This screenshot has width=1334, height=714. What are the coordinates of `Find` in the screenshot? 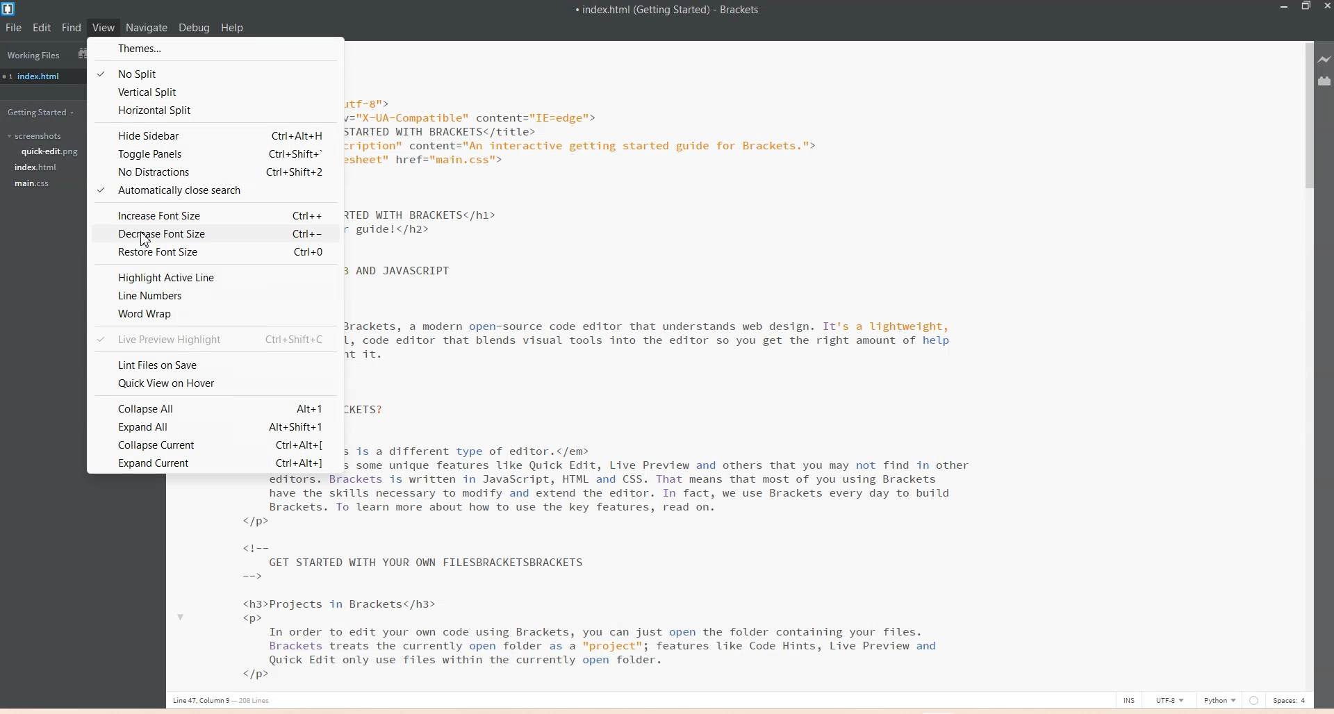 It's located at (71, 27).